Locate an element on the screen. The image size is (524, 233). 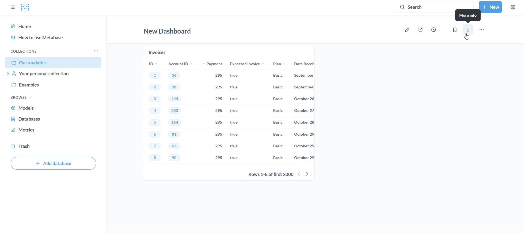
5 is located at coordinates (155, 123).